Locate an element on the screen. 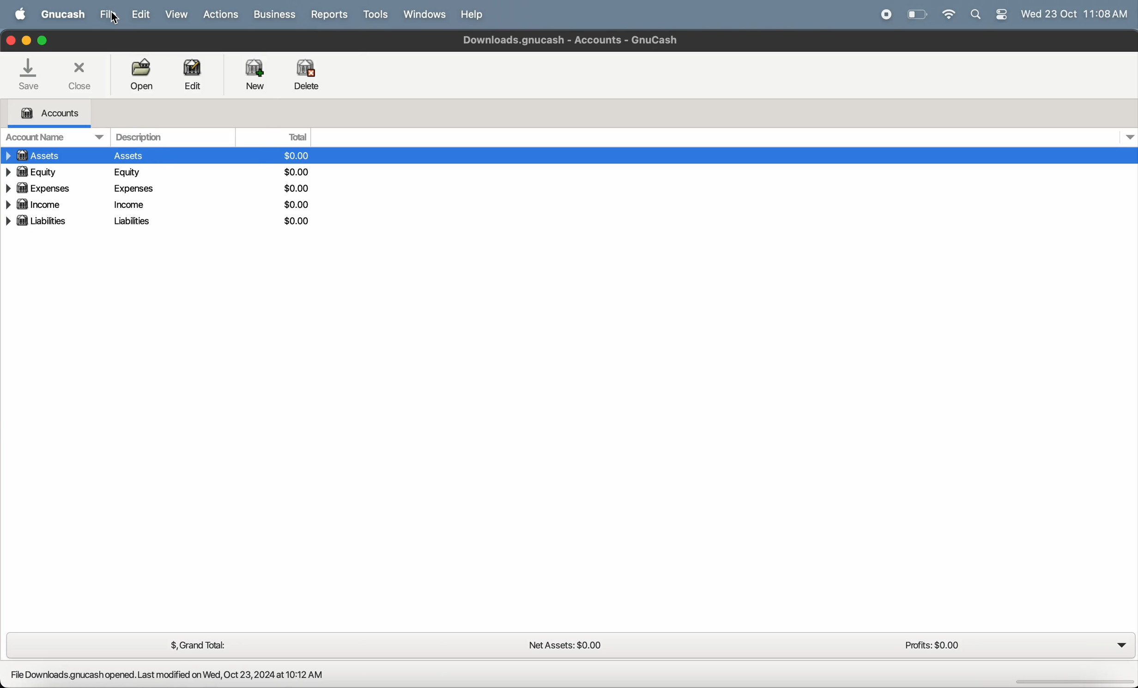  battery is located at coordinates (916, 14).